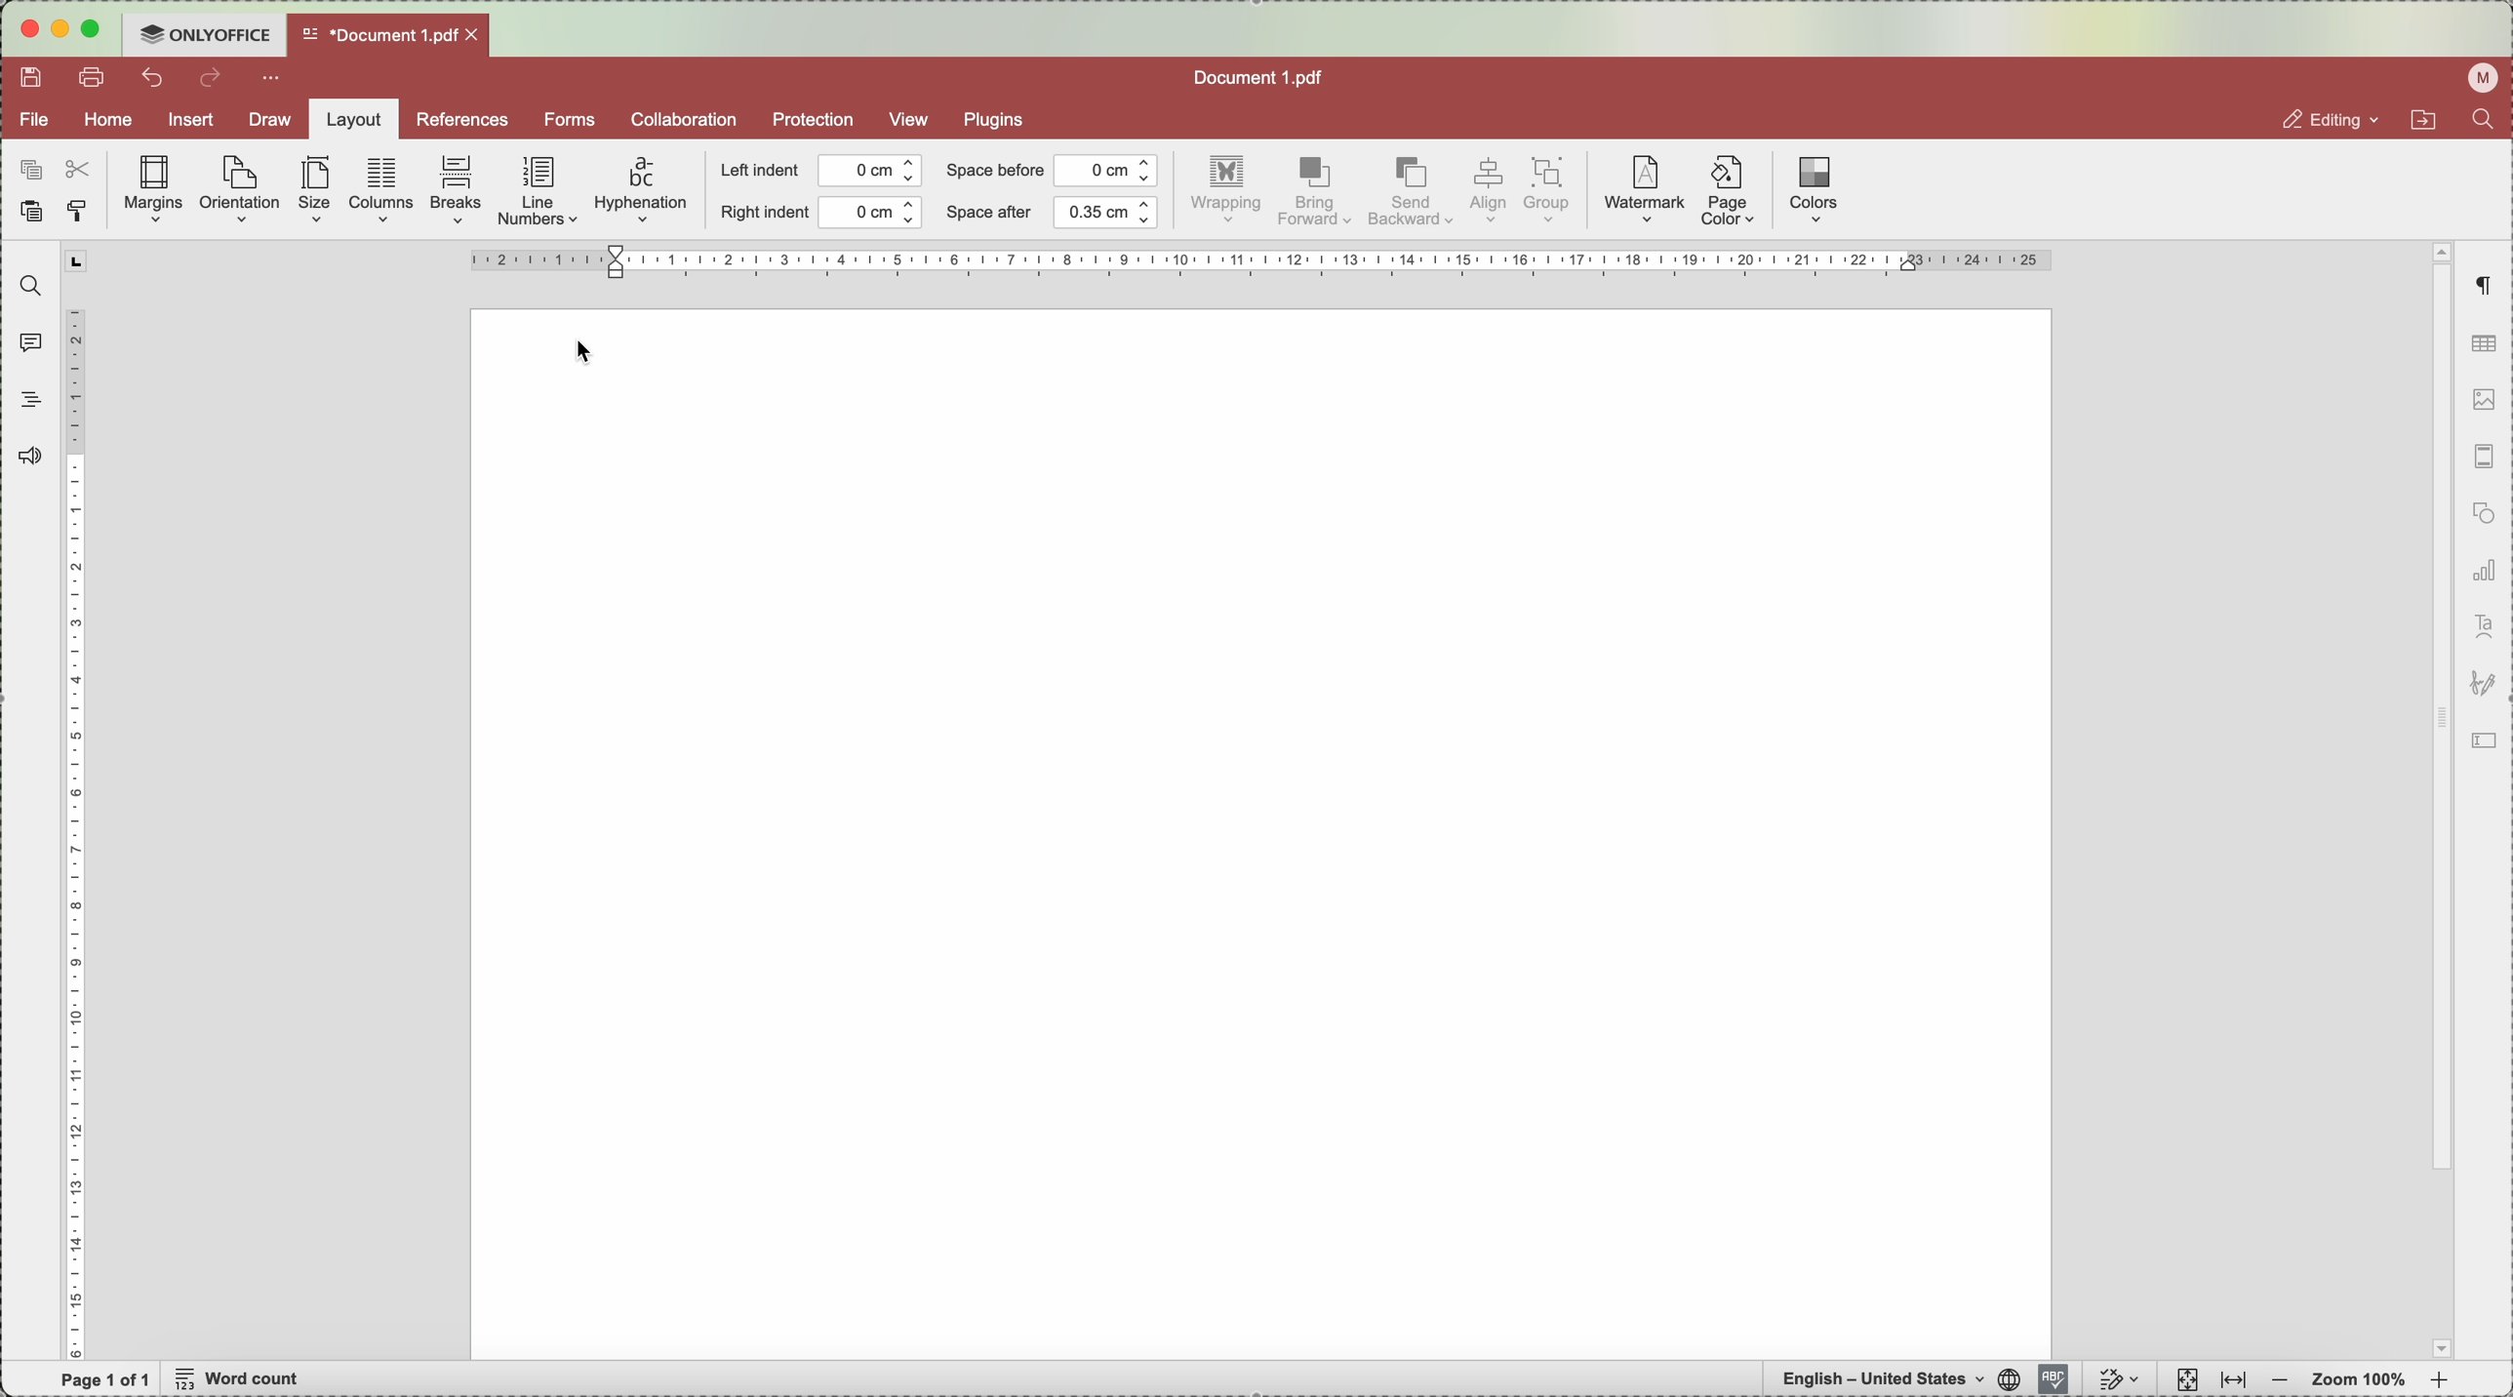  Describe the element at coordinates (2232, 1381) in the screenshot. I see `fit to wight` at that location.